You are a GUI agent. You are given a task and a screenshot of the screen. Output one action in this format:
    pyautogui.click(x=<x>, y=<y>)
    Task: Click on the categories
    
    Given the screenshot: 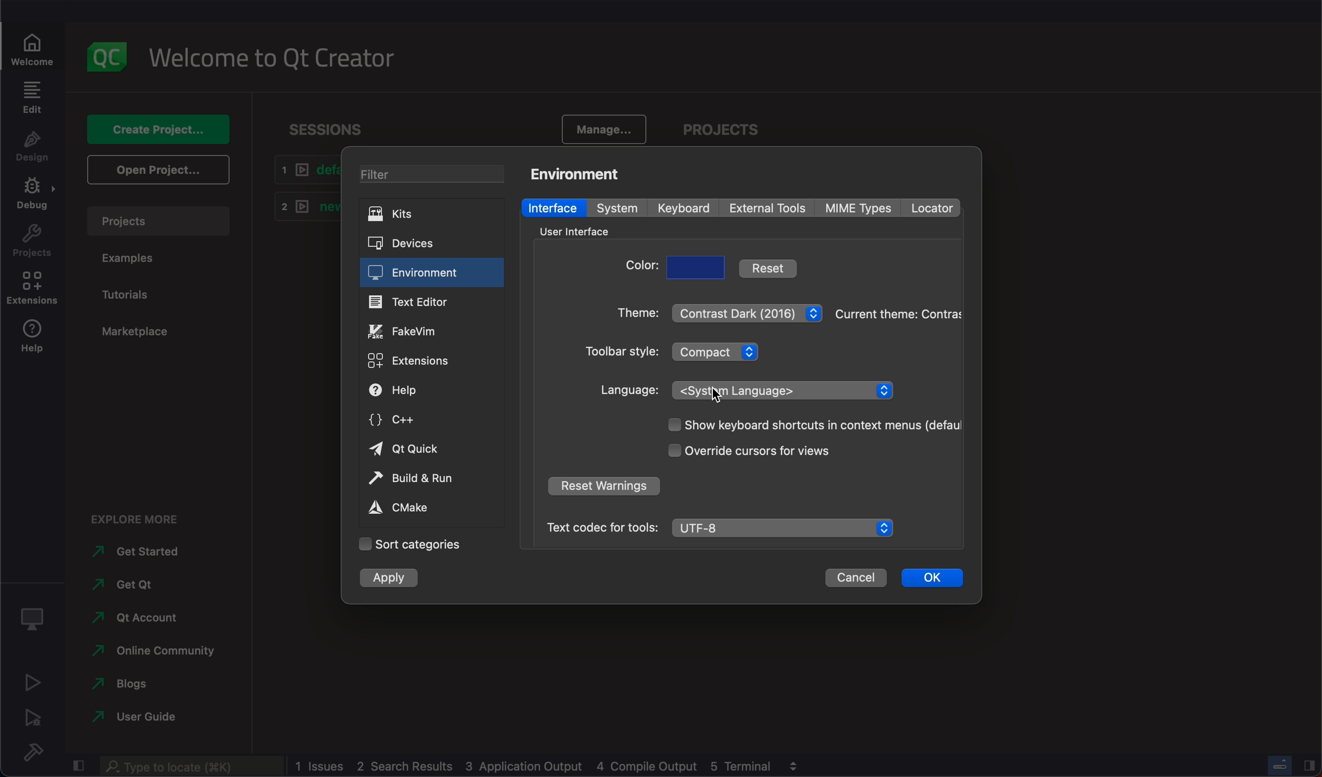 What is the action you would take?
    pyautogui.click(x=417, y=544)
    